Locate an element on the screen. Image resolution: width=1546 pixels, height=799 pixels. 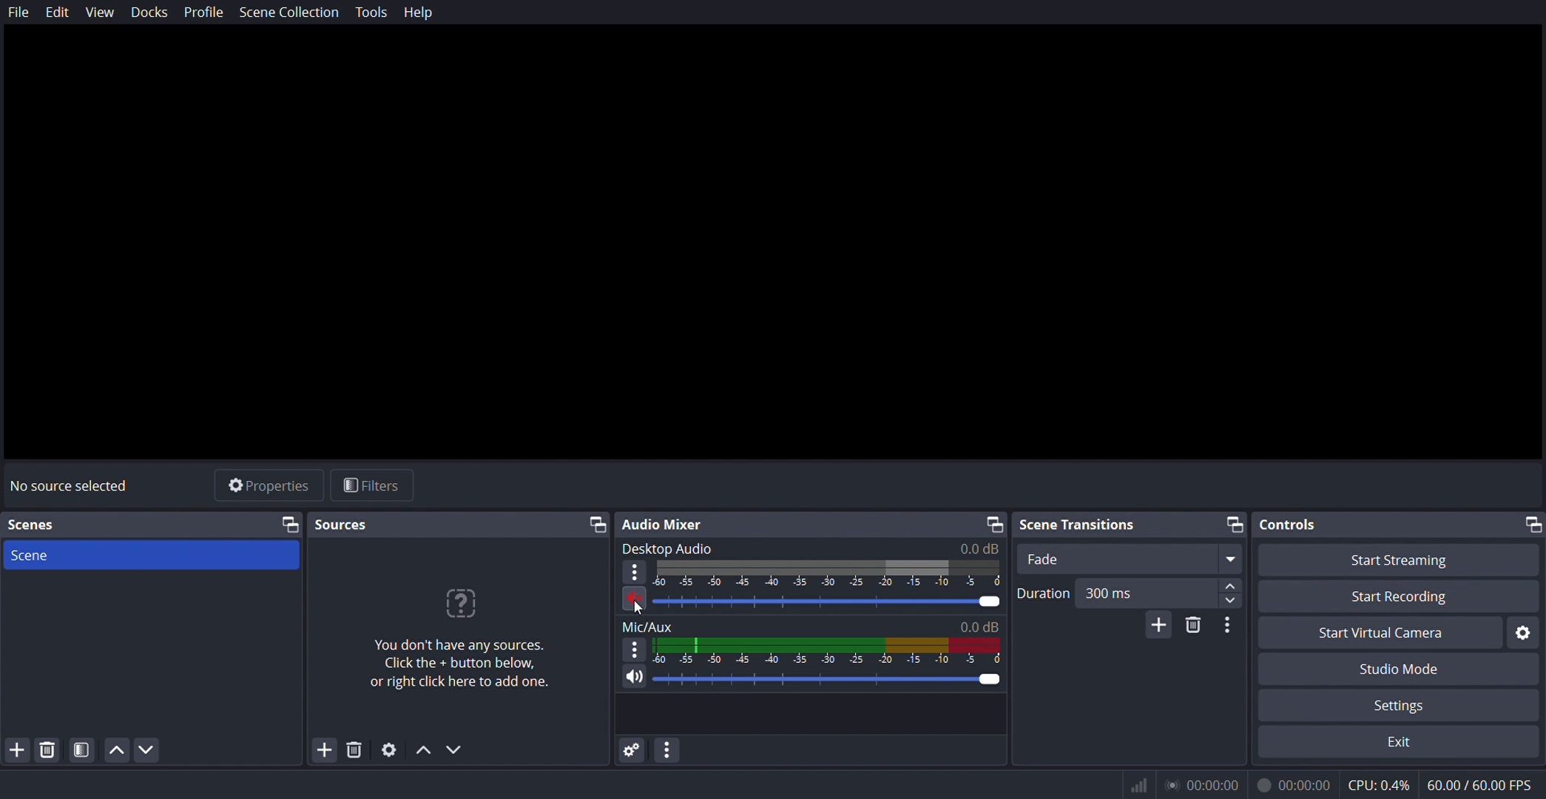
scene transitions is located at coordinates (1080, 522).